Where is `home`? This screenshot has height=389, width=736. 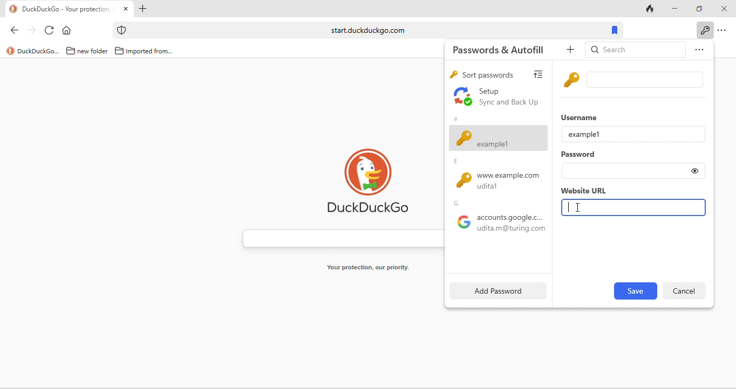 home is located at coordinates (69, 30).